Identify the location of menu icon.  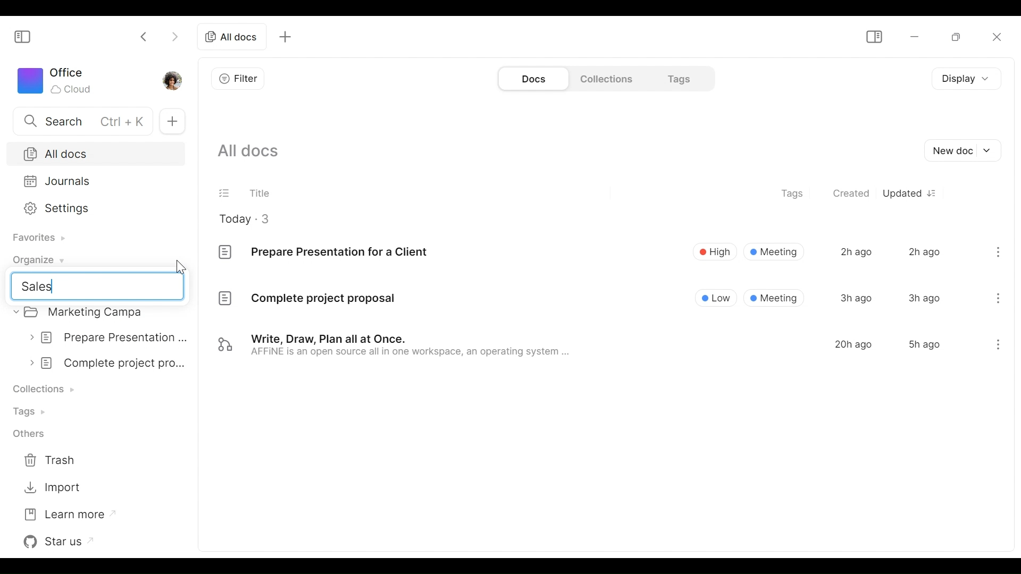
(998, 297).